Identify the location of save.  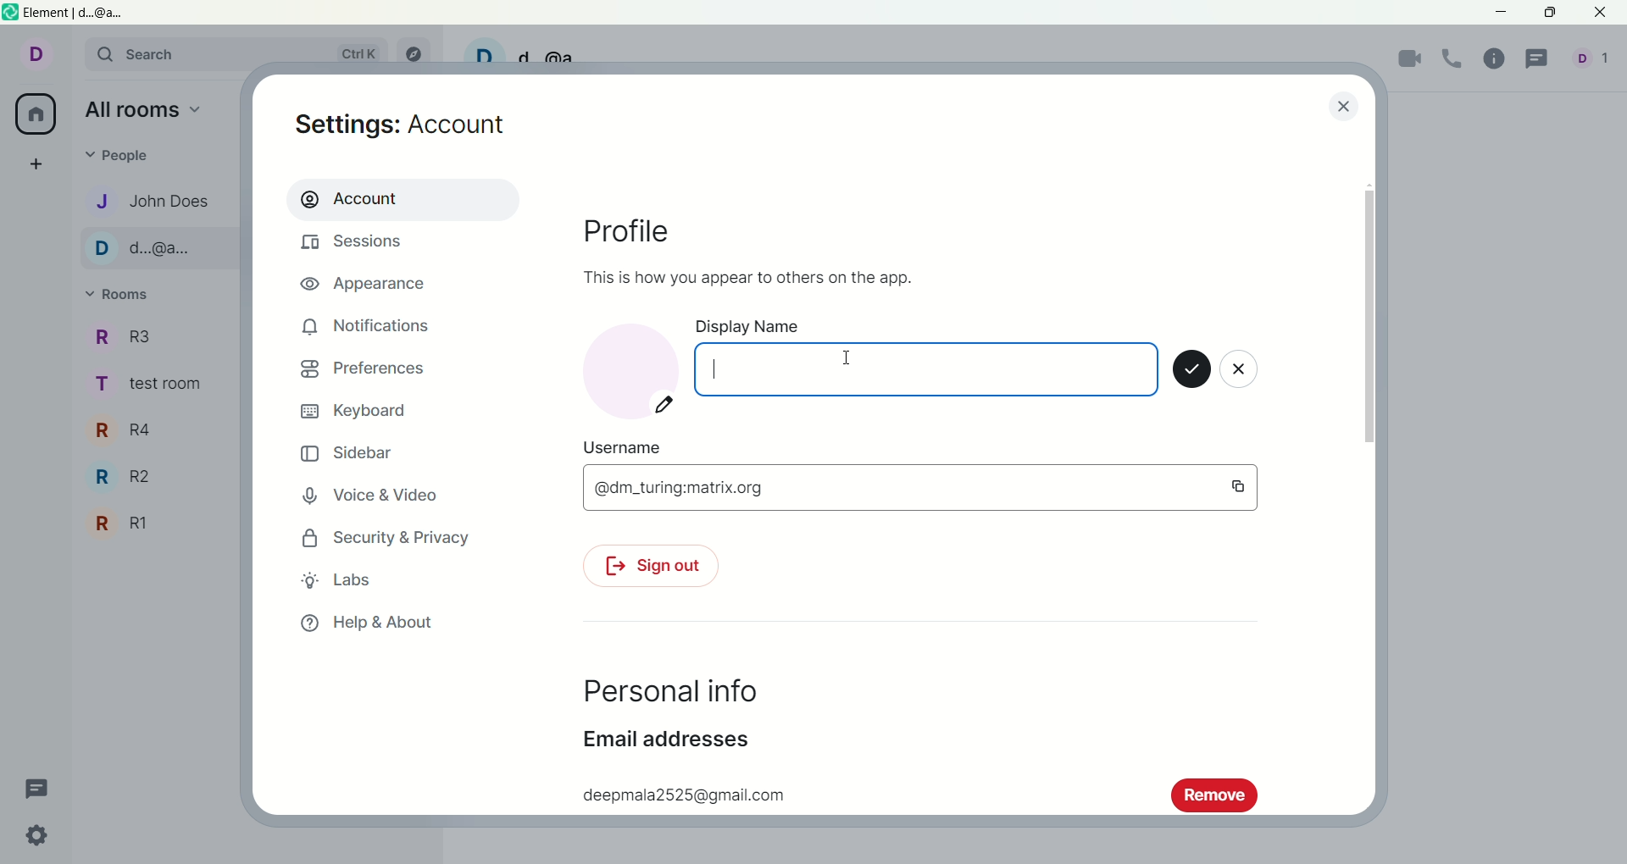
(1191, 371).